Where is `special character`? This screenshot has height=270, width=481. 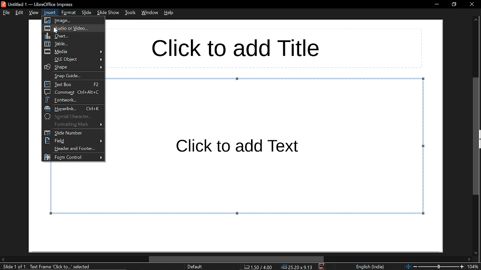
special character is located at coordinates (73, 116).